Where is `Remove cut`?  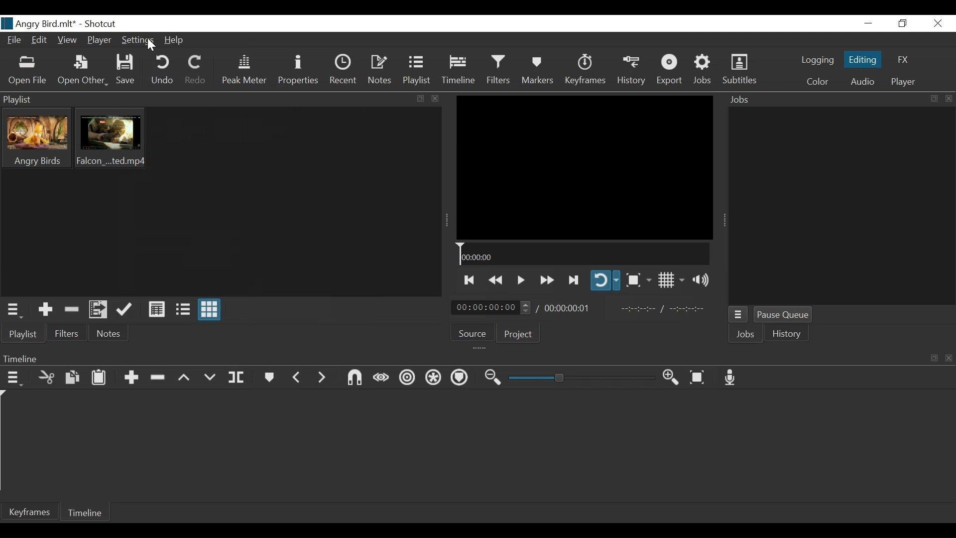
Remove cut is located at coordinates (72, 311).